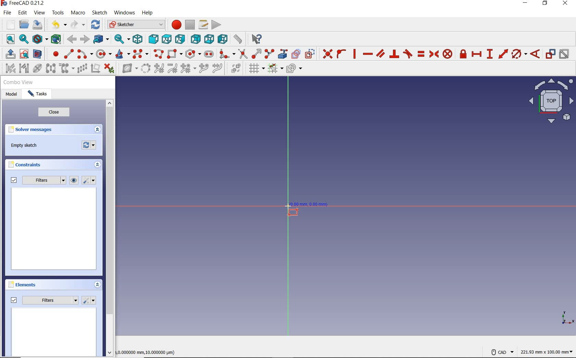  Describe the element at coordinates (40, 13) in the screenshot. I see `view` at that location.